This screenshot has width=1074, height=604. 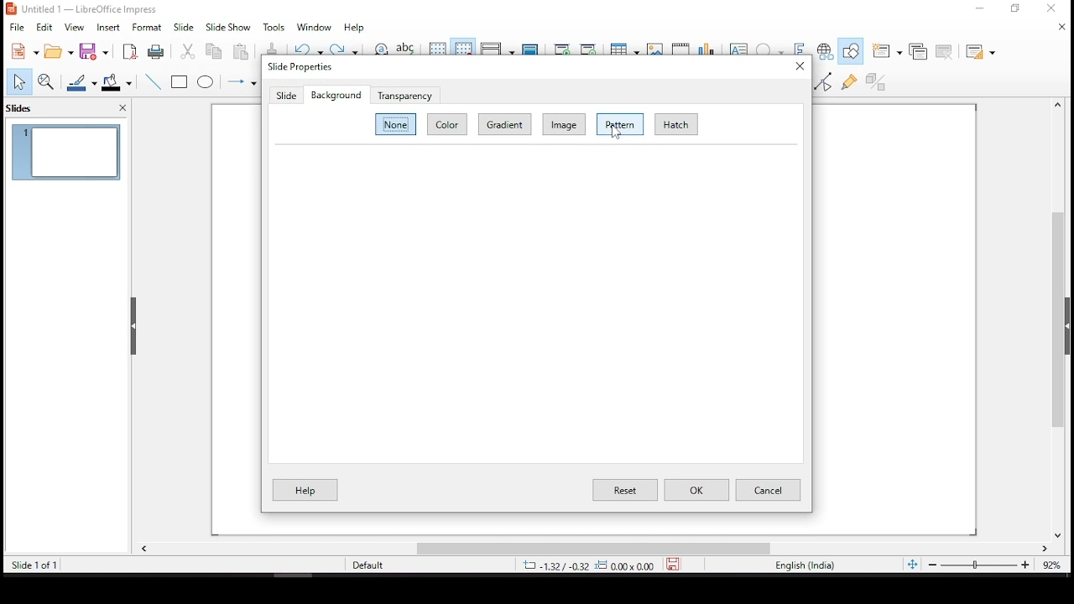 I want to click on new, so click(x=21, y=52).